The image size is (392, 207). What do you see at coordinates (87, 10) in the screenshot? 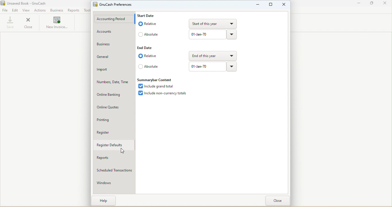
I see `Tools` at bounding box center [87, 10].